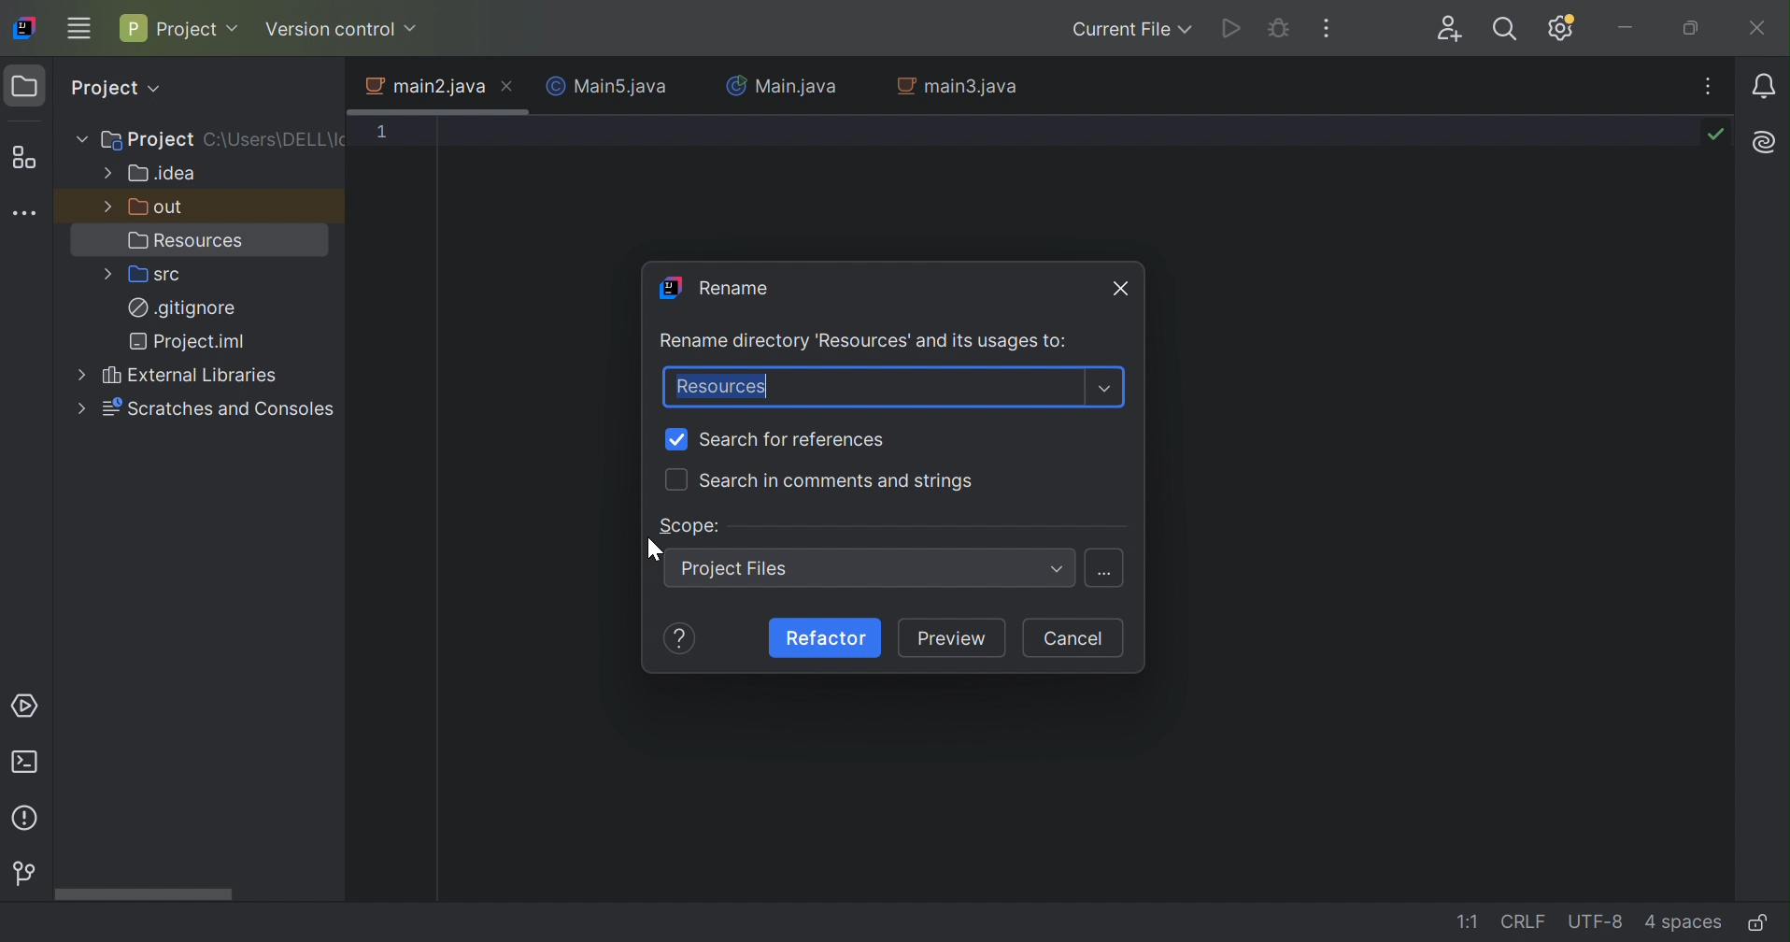  What do you see at coordinates (1058, 571) in the screenshot?
I see `Drop down` at bounding box center [1058, 571].